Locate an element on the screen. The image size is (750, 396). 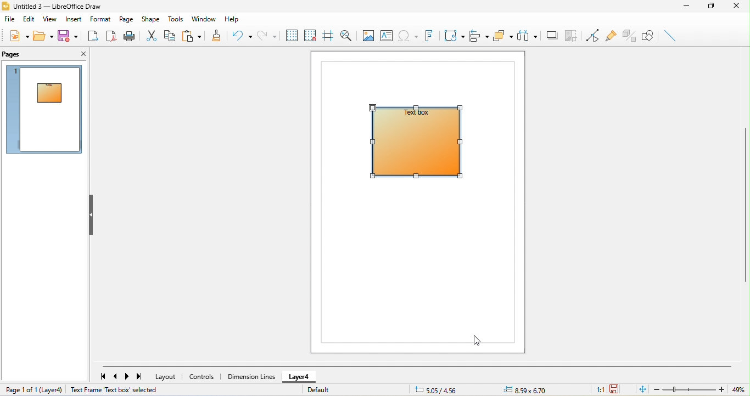
shadow is located at coordinates (552, 35).